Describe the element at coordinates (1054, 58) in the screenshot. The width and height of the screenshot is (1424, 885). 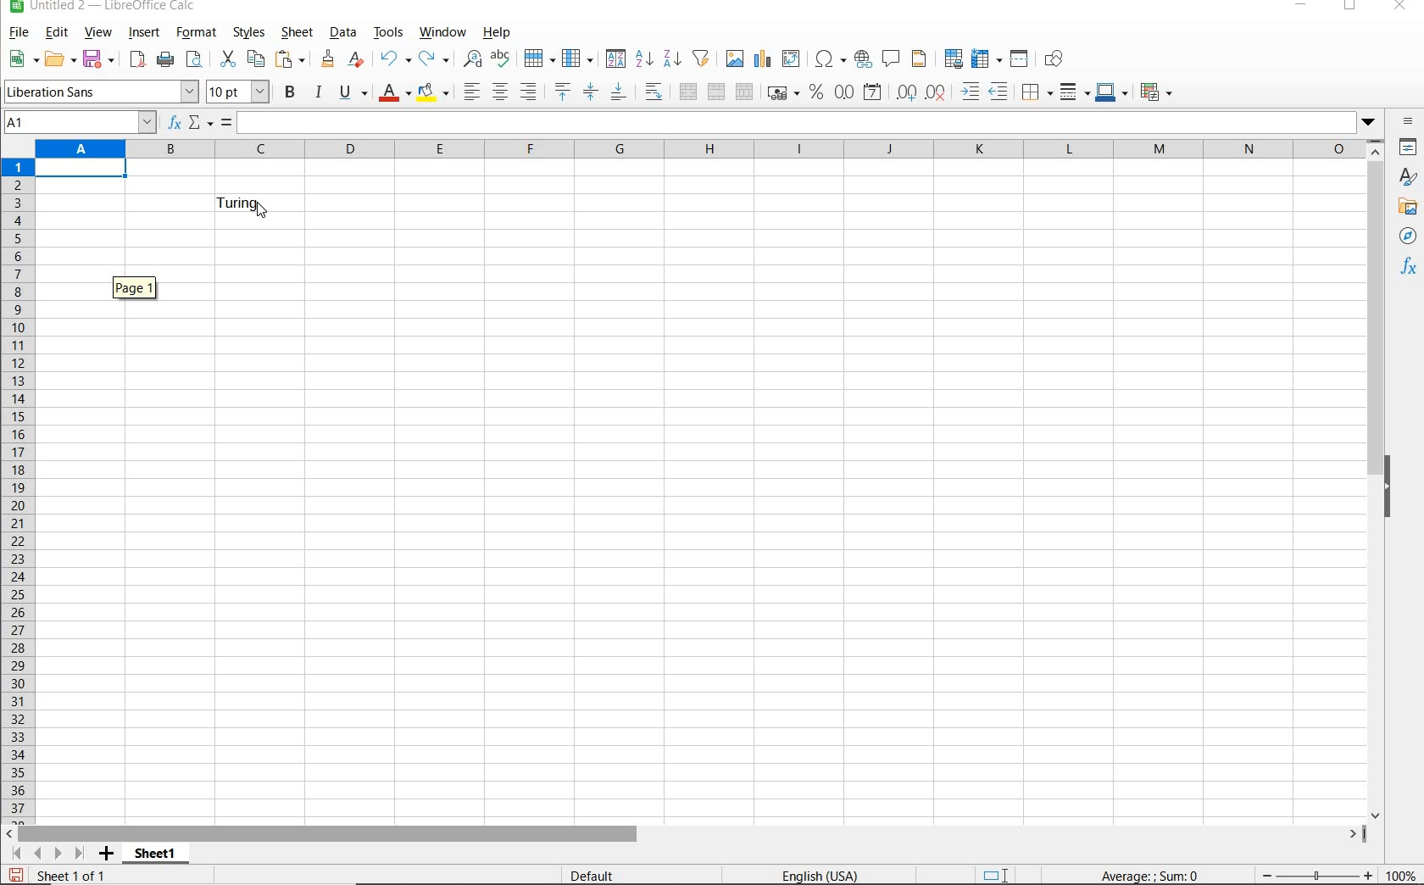
I see `SHOW DRAW FUNCTIONS` at that location.